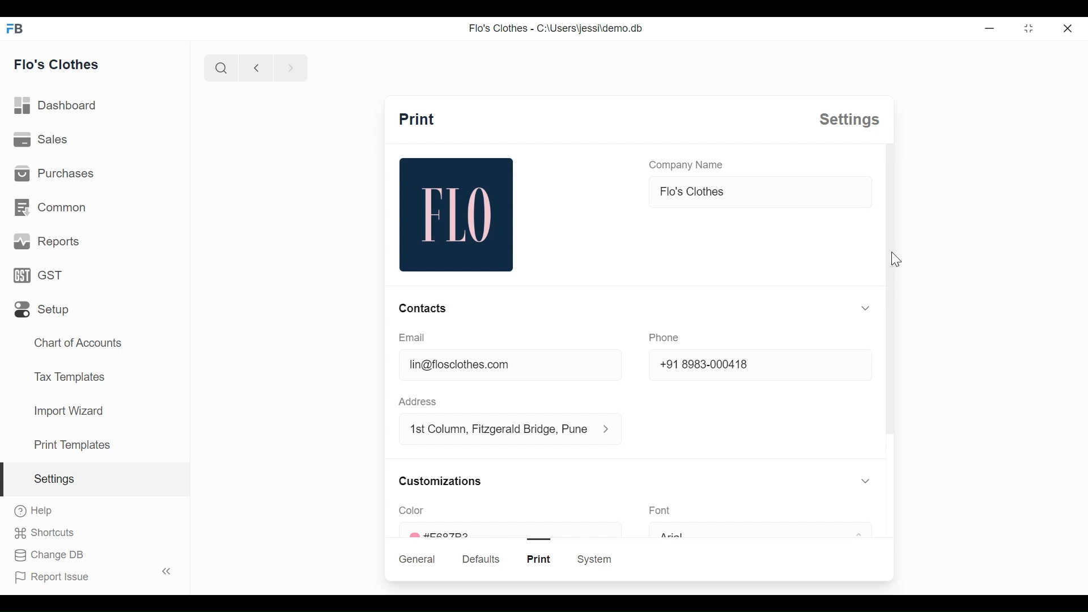  Describe the element at coordinates (865, 308) in the screenshot. I see `toggle expand/collapse` at that location.